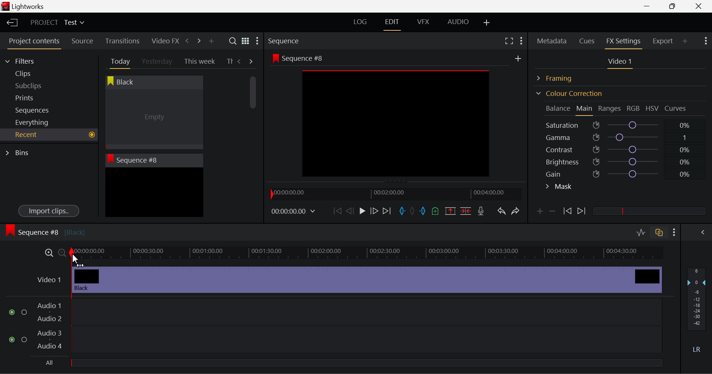 This screenshot has width=712, height=374. Describe the element at coordinates (403, 211) in the screenshot. I see `Mark In` at that location.